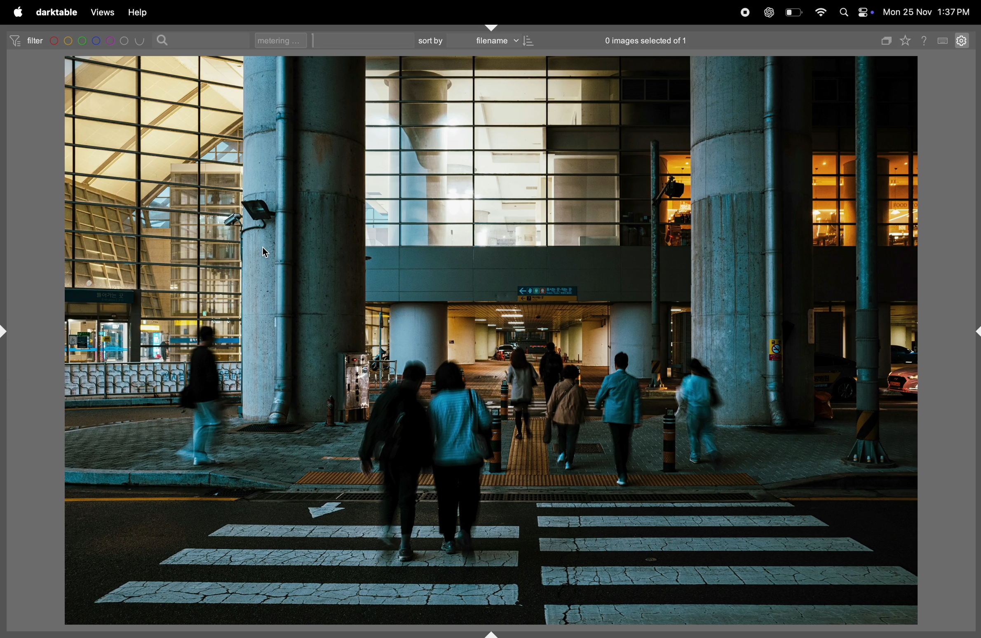 The width and height of the screenshot is (981, 638). Describe the element at coordinates (98, 40) in the screenshot. I see `color code` at that location.